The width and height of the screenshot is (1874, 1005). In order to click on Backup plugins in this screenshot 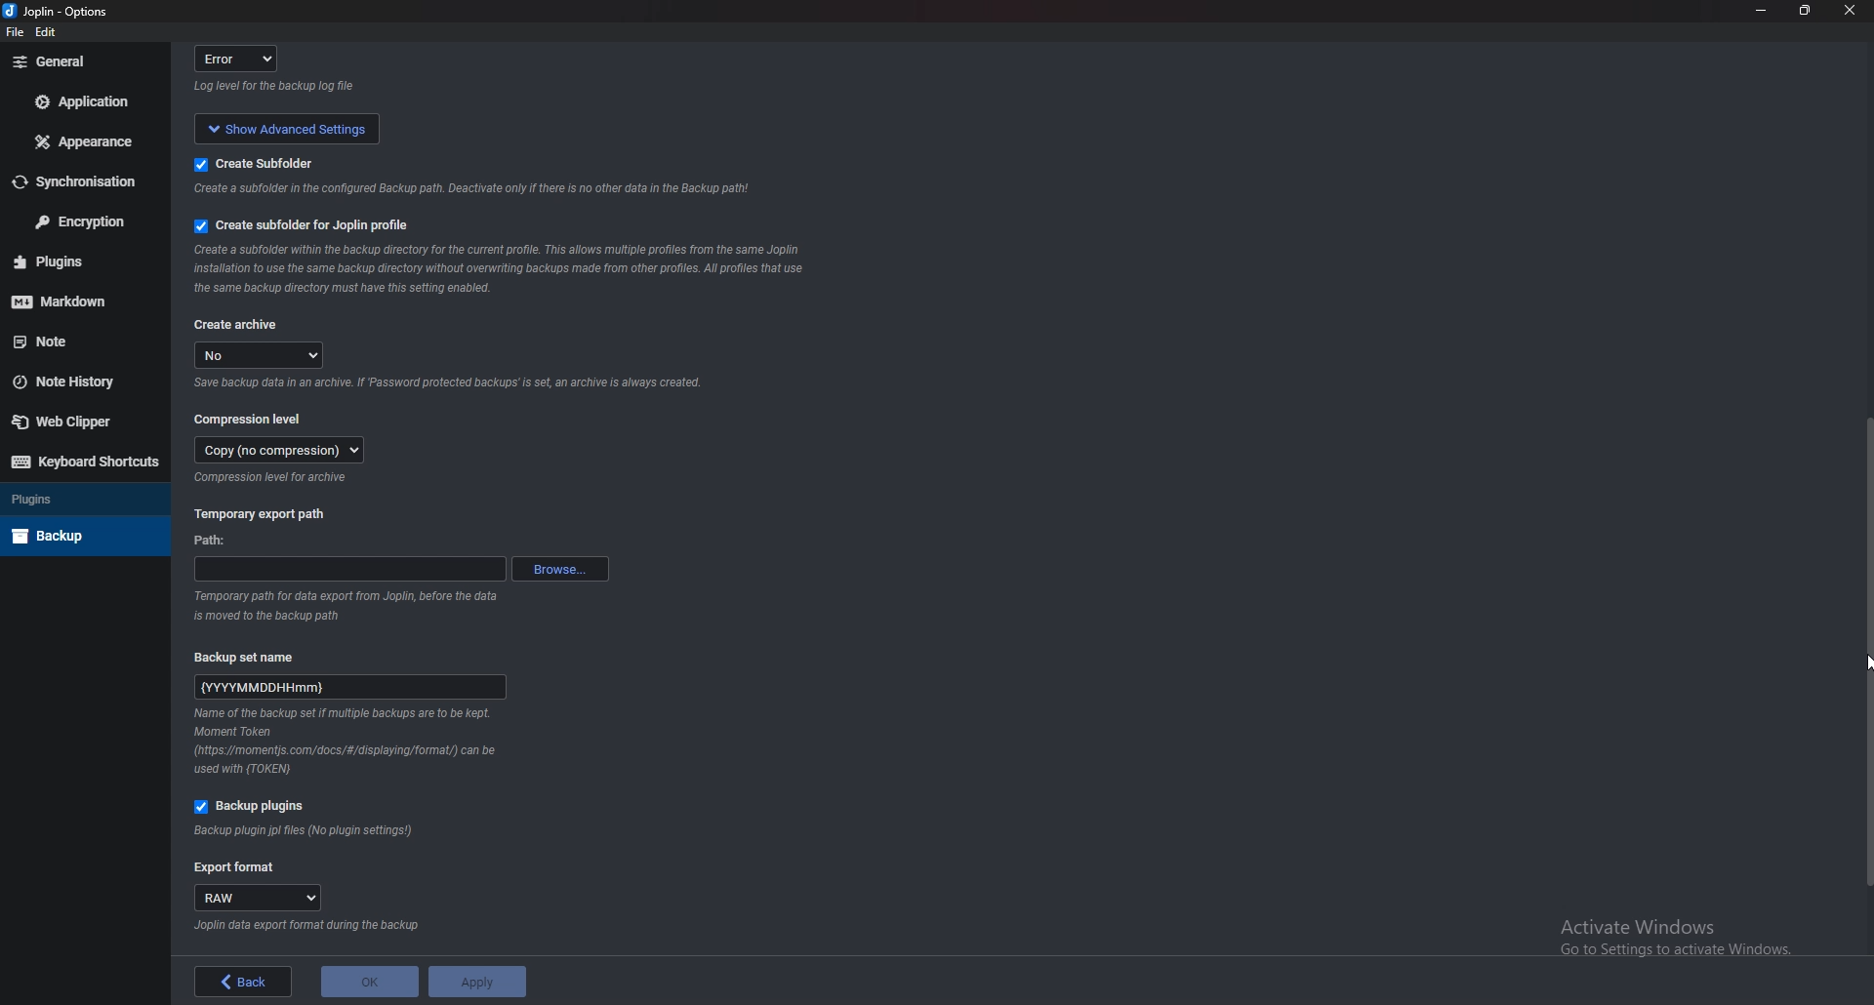, I will do `click(257, 807)`.